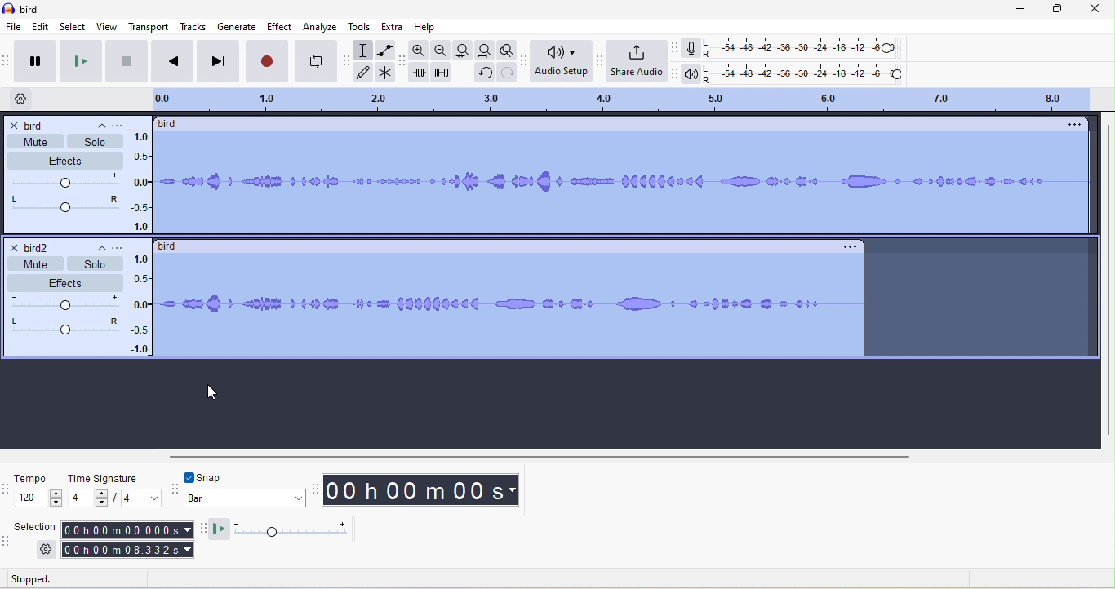 The width and height of the screenshot is (1115, 589). Describe the element at coordinates (174, 491) in the screenshot. I see `audacity snapping toolbar` at that location.